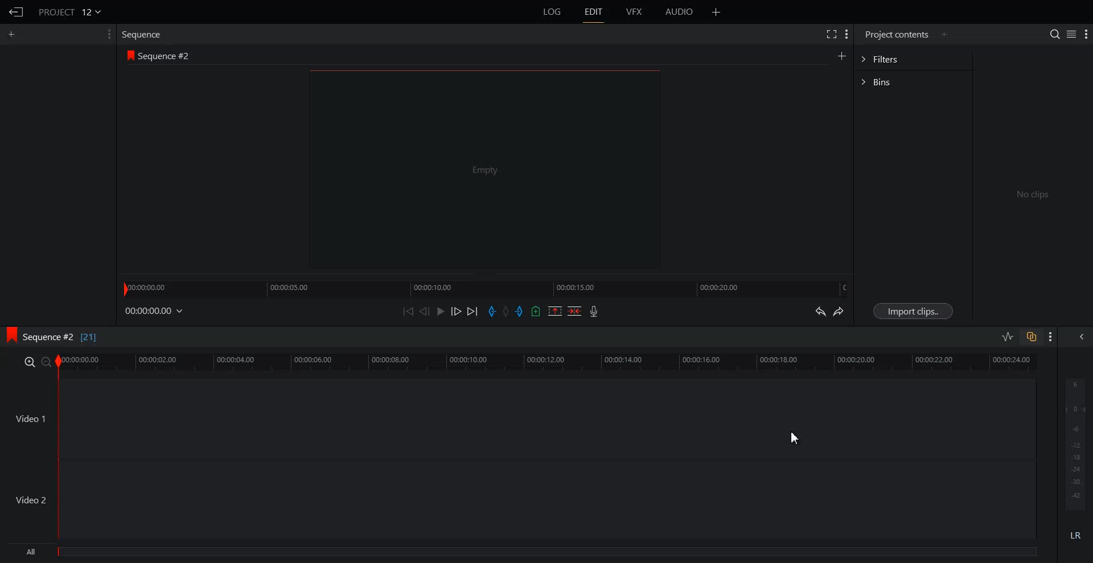  What do you see at coordinates (505, 311) in the screenshot?
I see `Clear All Marks` at bounding box center [505, 311].